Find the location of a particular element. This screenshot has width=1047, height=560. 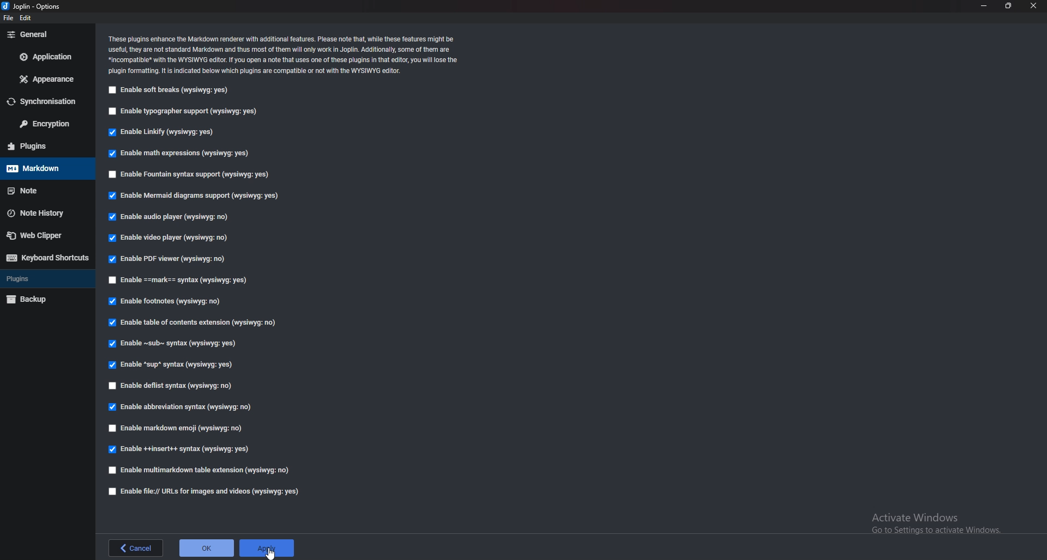

options is located at coordinates (32, 6).